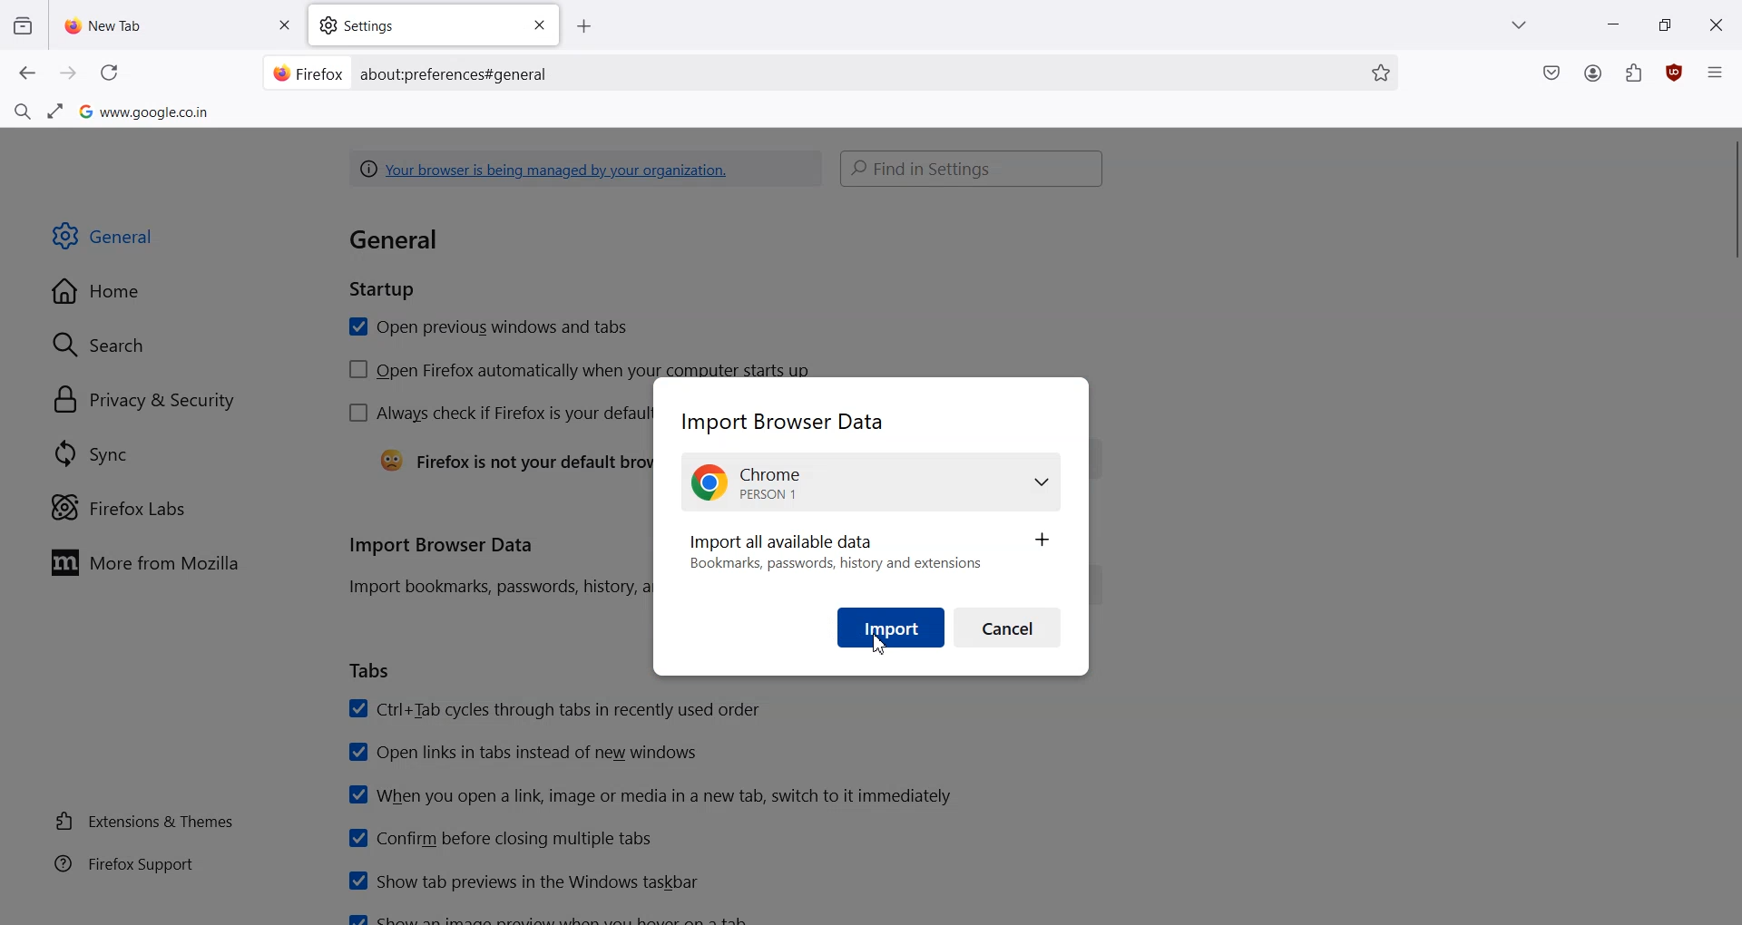 The height and width of the screenshot is (925, 1742). What do you see at coordinates (152, 562) in the screenshot?
I see `More from Mozilla` at bounding box center [152, 562].